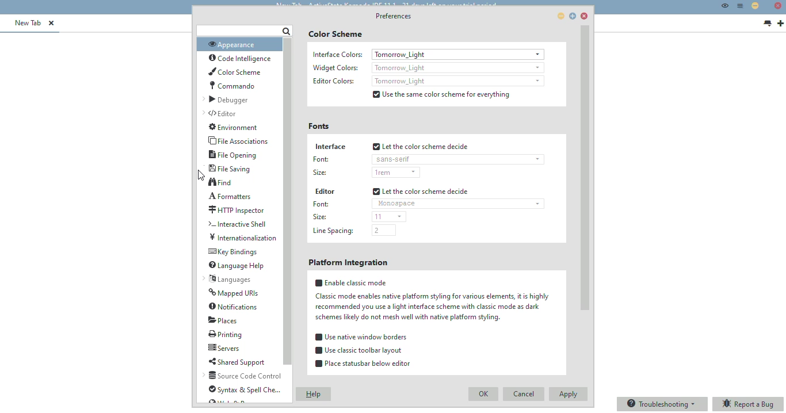  Describe the element at coordinates (314, 394) in the screenshot. I see `help` at that location.